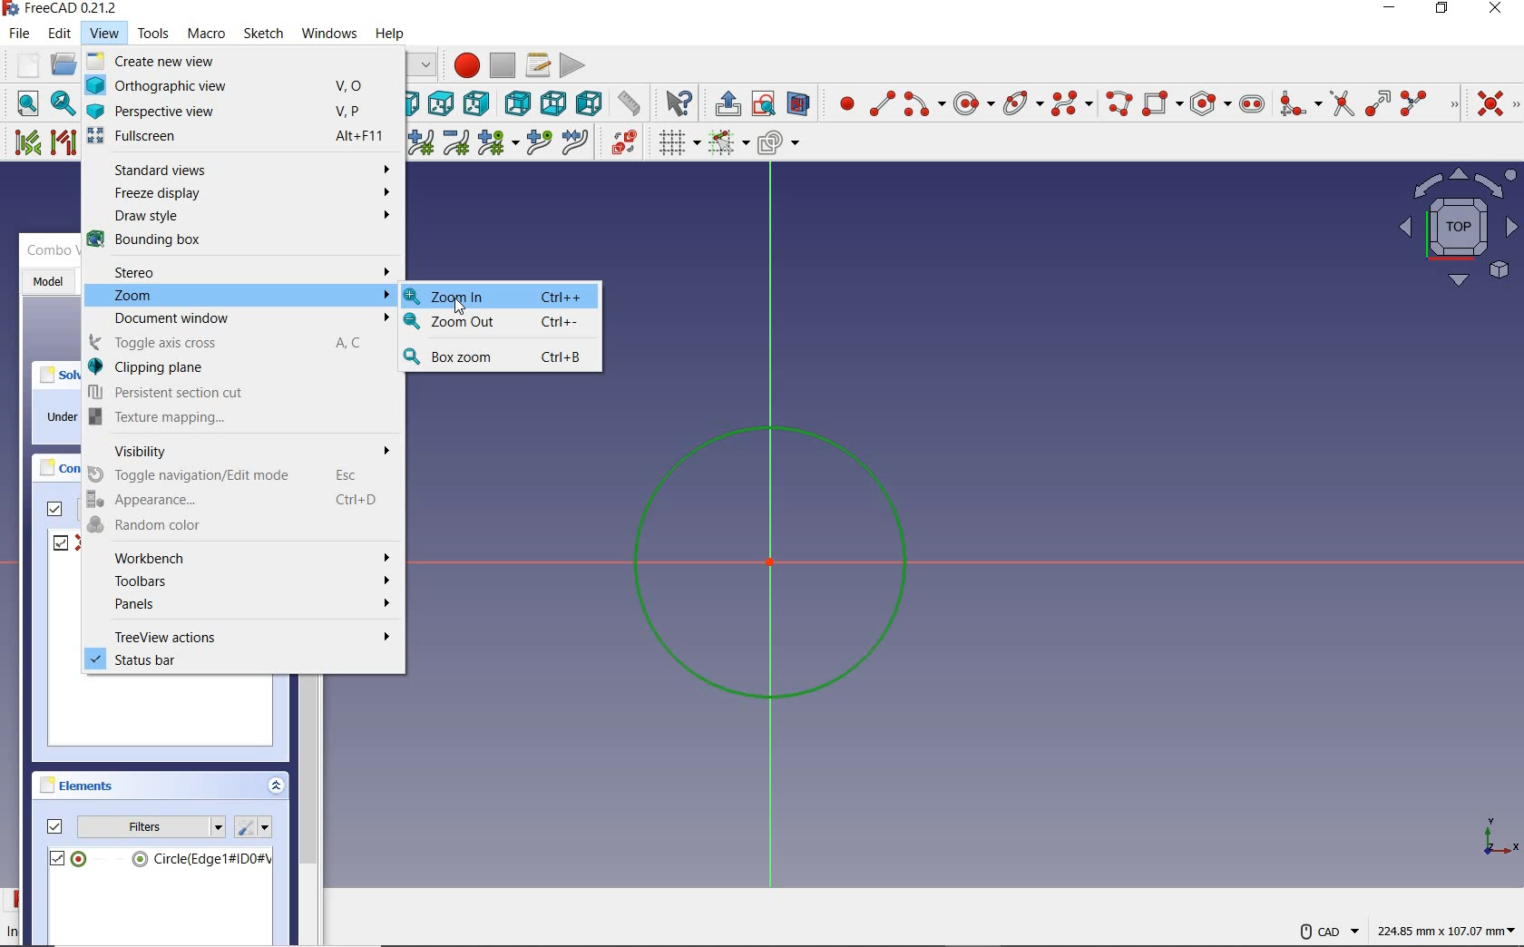 The image size is (1524, 947). I want to click on Panels , so click(242, 605).